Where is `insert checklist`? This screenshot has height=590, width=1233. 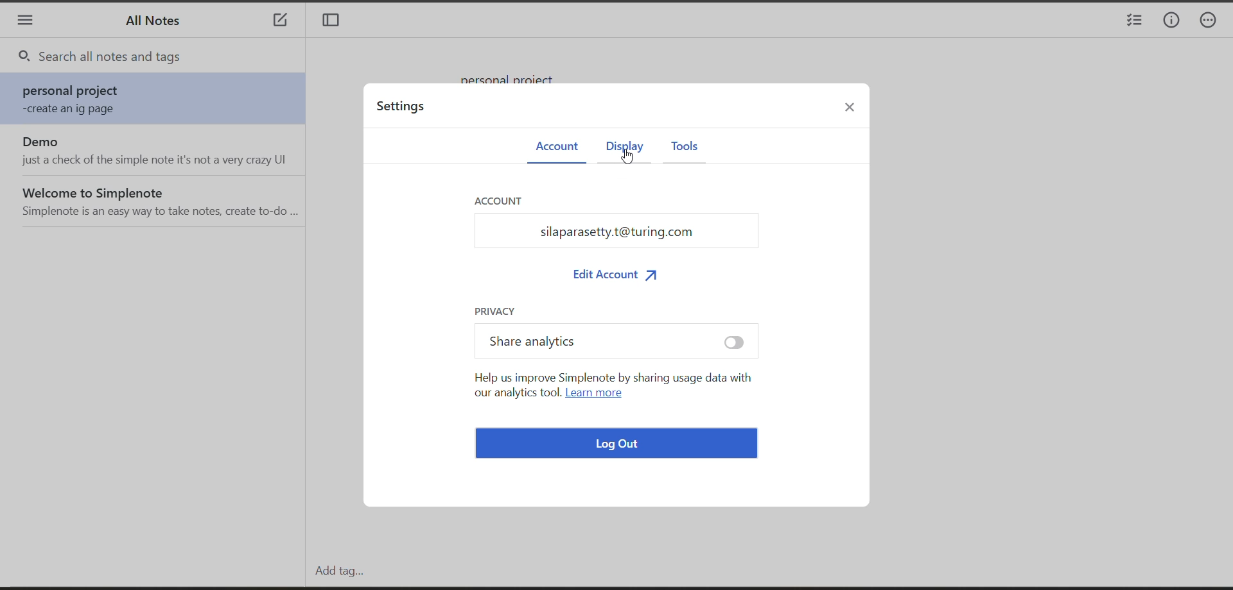
insert checklist is located at coordinates (1132, 22).